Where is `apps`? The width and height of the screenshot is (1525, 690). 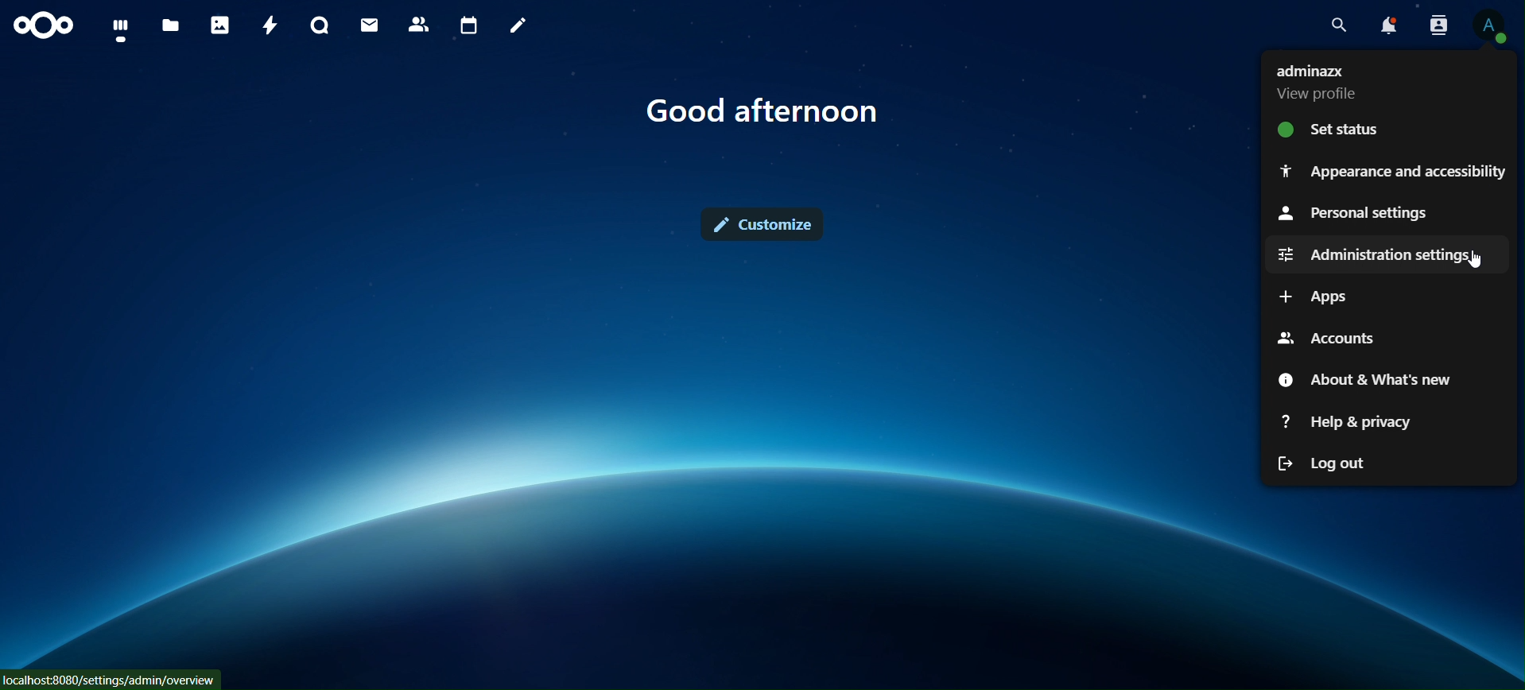
apps is located at coordinates (1310, 296).